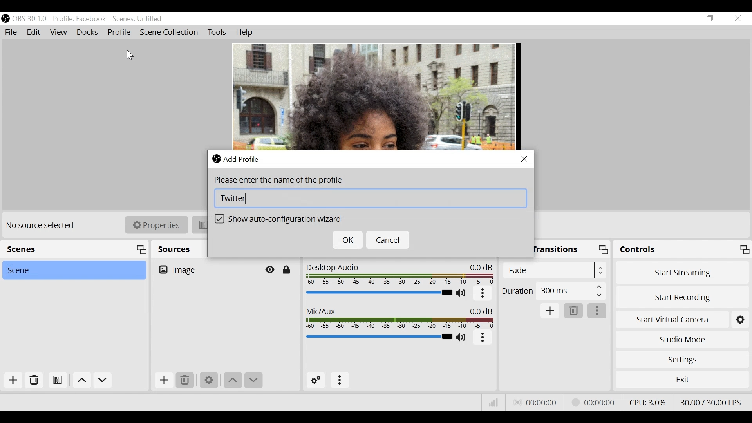 This screenshot has width=752, height=423. Describe the element at coordinates (374, 97) in the screenshot. I see `Image` at that location.